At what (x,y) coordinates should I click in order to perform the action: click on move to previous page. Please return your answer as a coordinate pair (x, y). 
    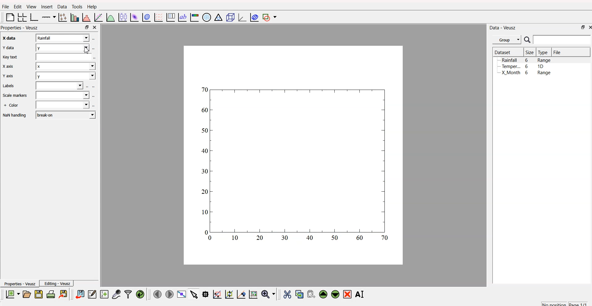
    Looking at the image, I should click on (157, 294).